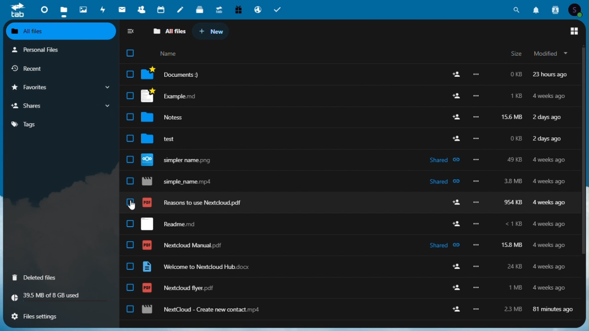 The height and width of the screenshot is (331, 589). What do you see at coordinates (176, 96) in the screenshot?
I see `example.md` at bounding box center [176, 96].